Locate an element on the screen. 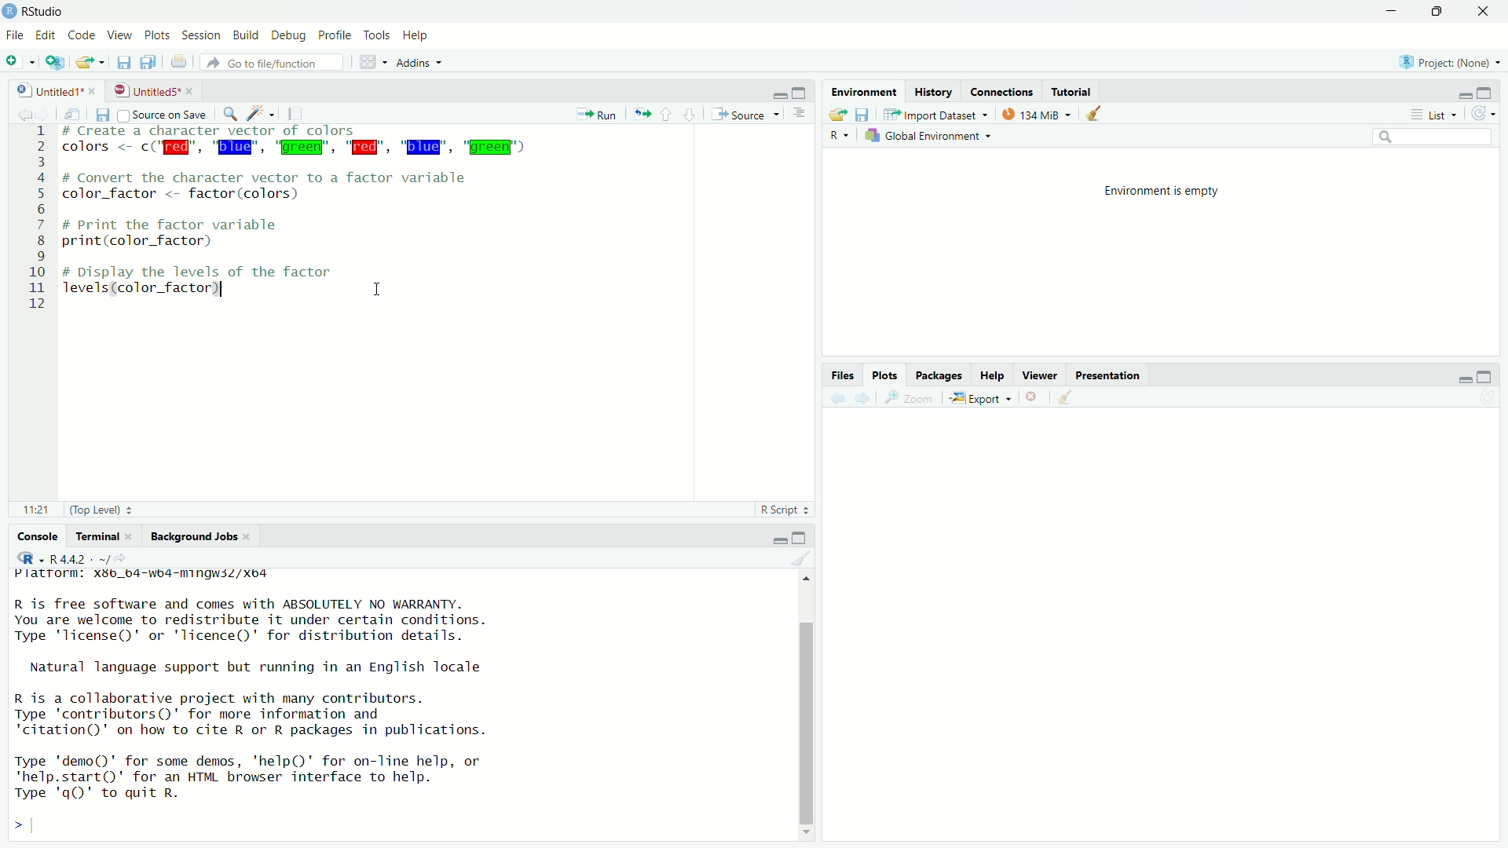  debug is located at coordinates (287, 35).